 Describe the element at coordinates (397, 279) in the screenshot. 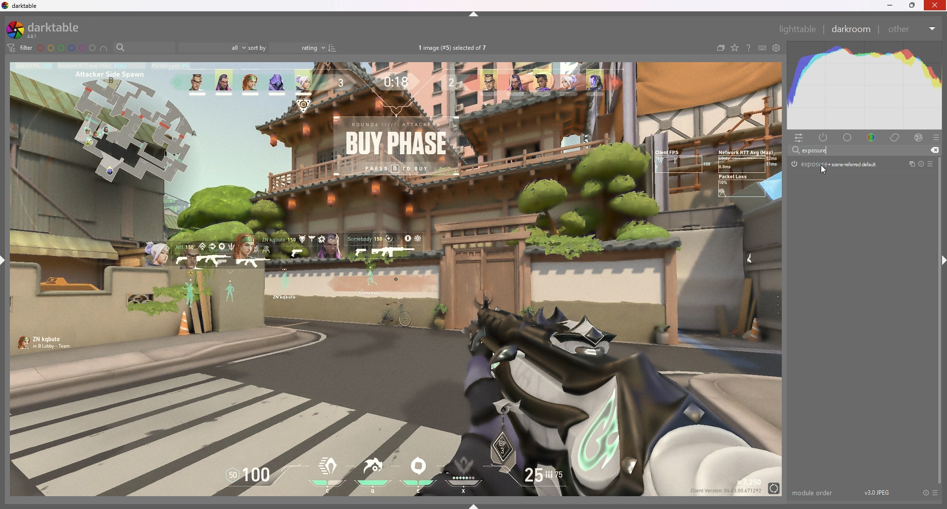

I see `image` at that location.